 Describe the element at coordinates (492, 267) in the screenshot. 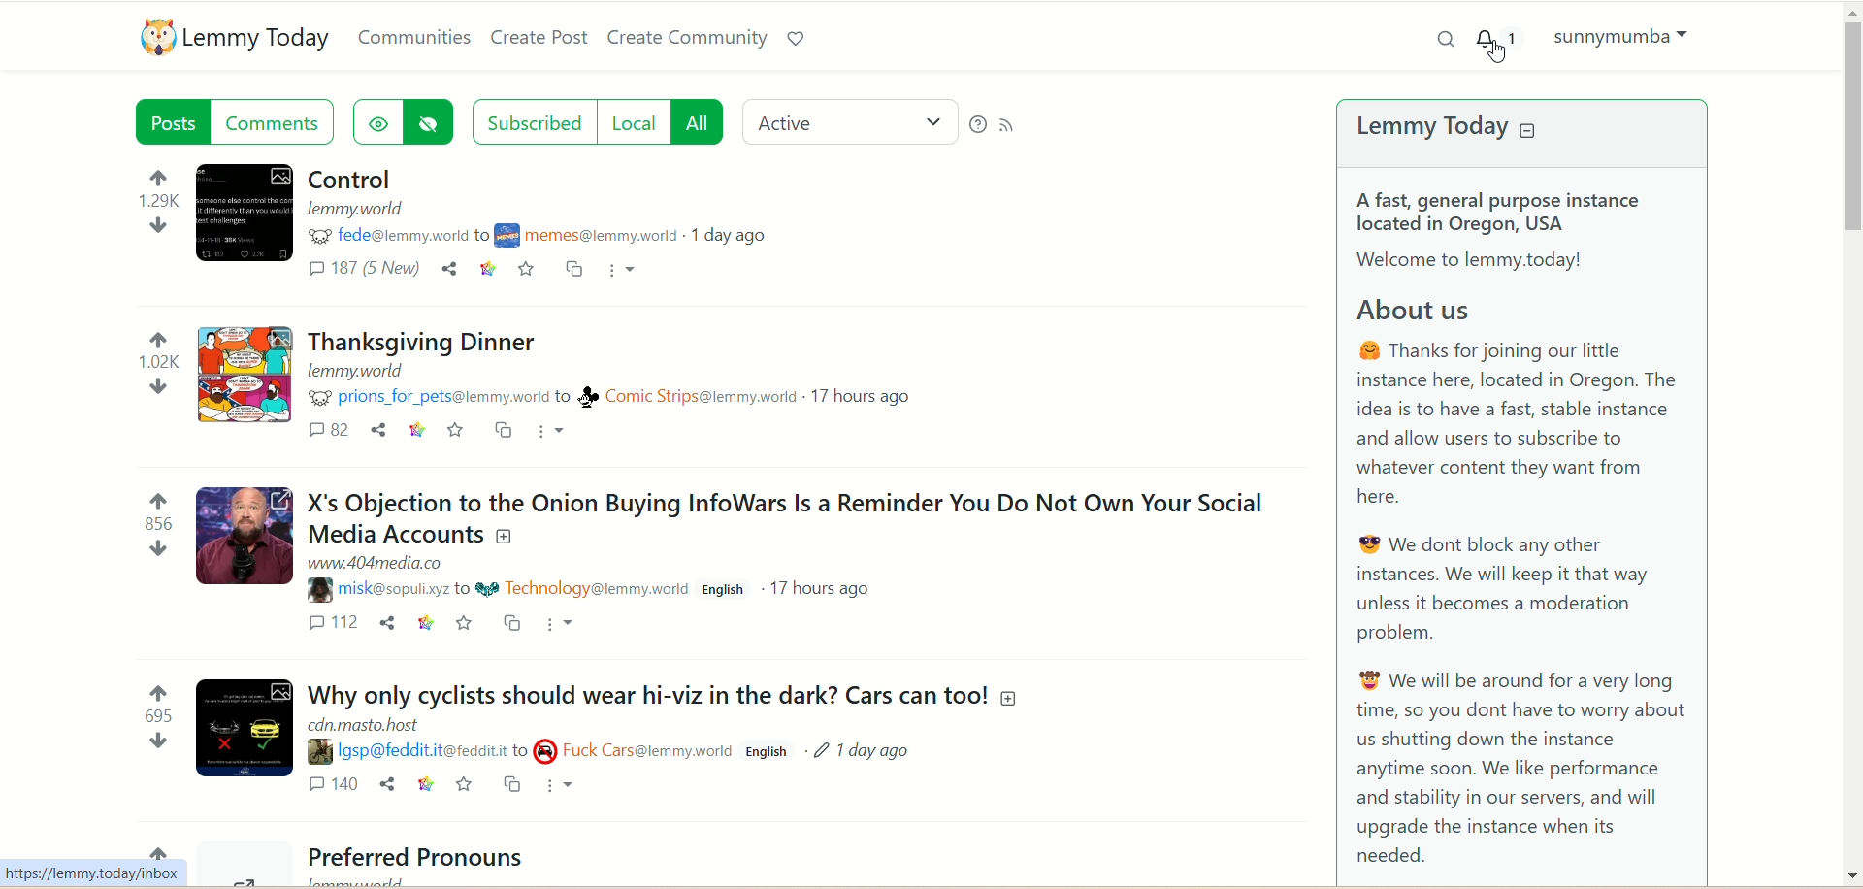

I see `context` at that location.